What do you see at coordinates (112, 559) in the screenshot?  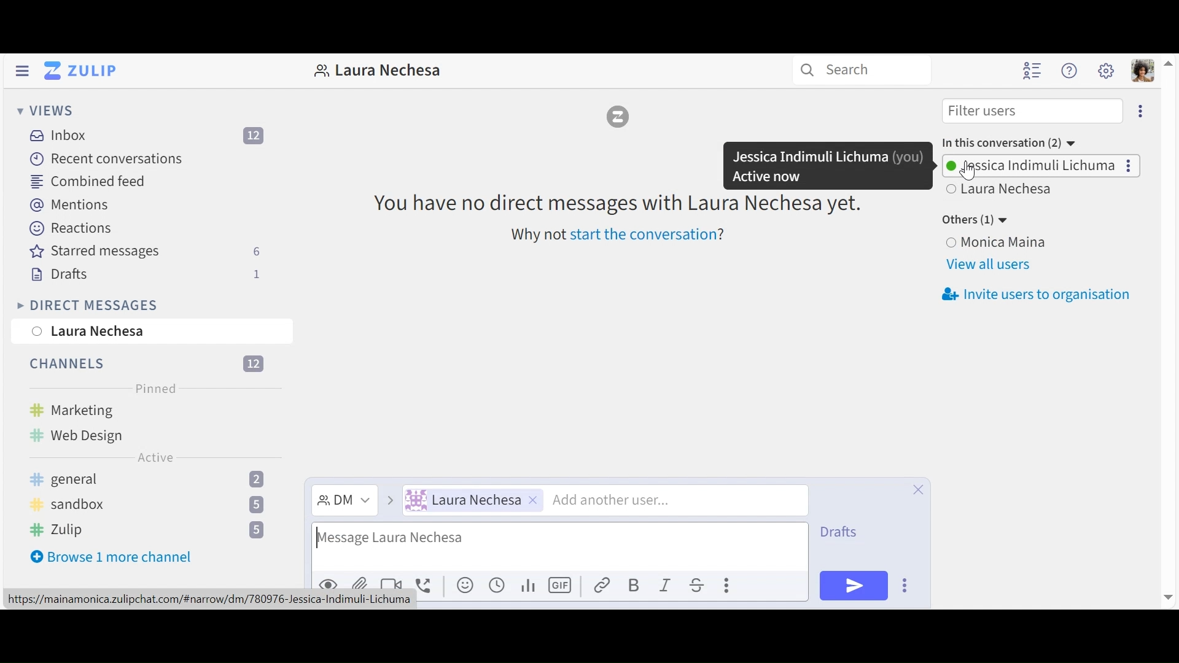 I see `Browse more channel` at bounding box center [112, 559].